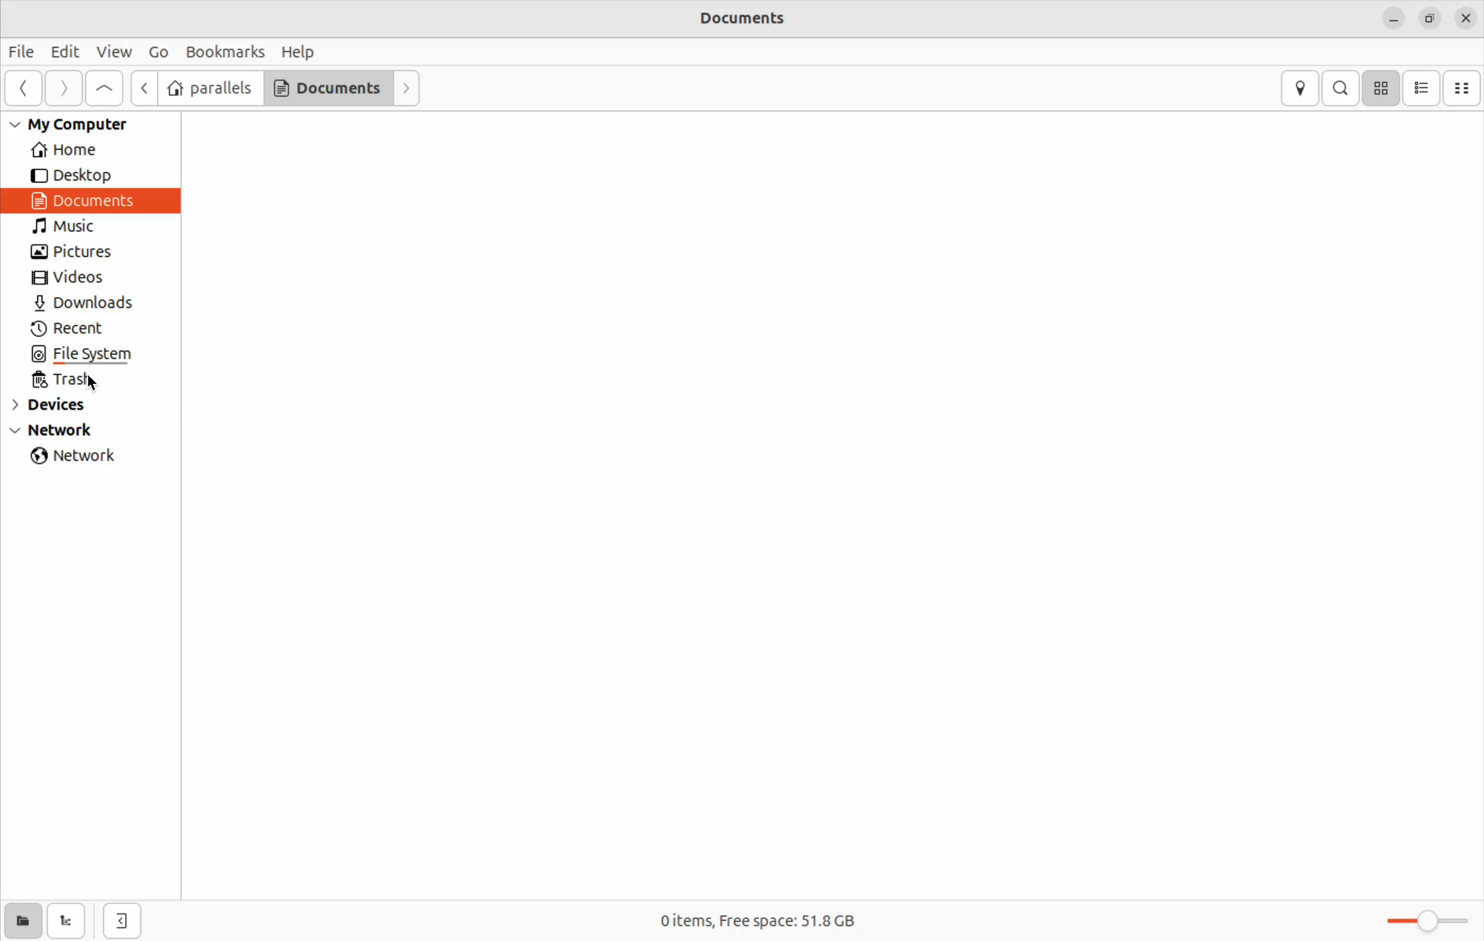  What do you see at coordinates (746, 19) in the screenshot?
I see `Documents` at bounding box center [746, 19].